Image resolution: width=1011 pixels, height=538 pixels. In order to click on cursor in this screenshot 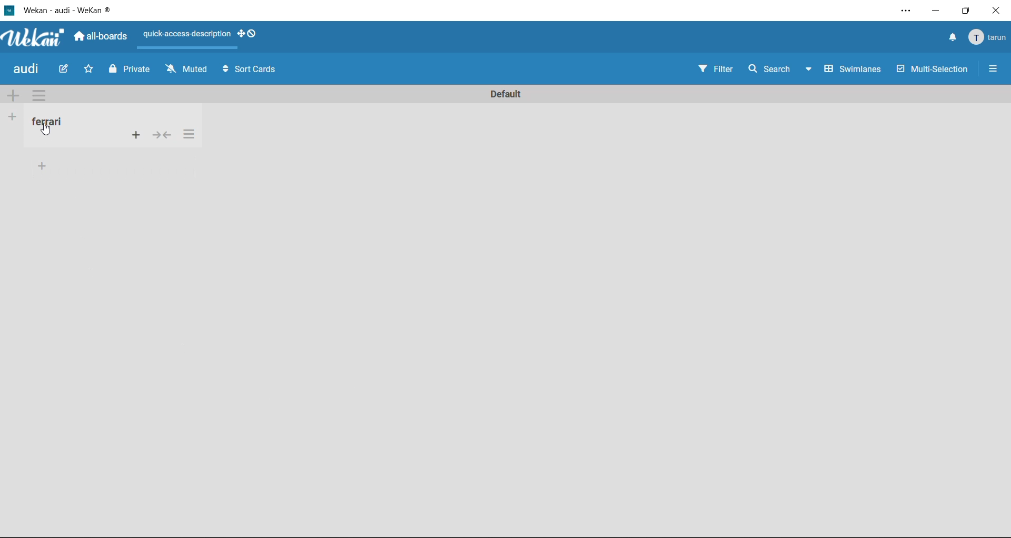, I will do `click(49, 130)`.